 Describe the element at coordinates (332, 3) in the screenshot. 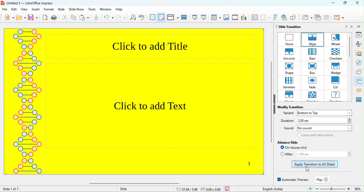

I see `minimize` at that location.